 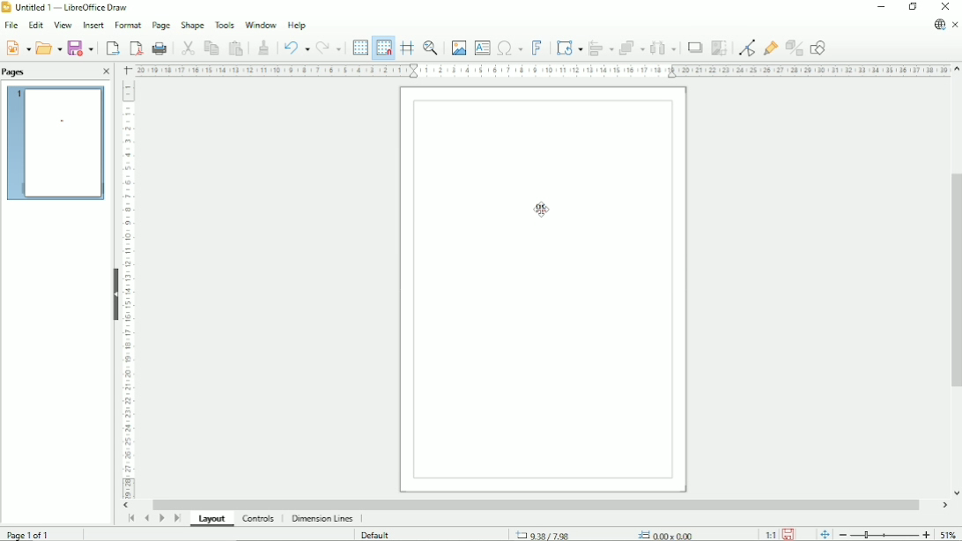 I want to click on Paste, so click(x=237, y=48).